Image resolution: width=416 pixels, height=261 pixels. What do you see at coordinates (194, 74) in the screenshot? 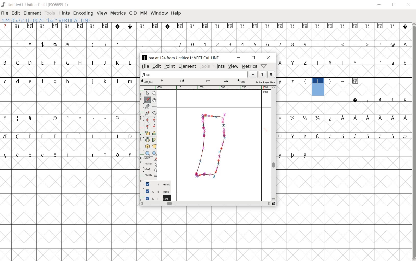
I see `load word list` at bounding box center [194, 74].